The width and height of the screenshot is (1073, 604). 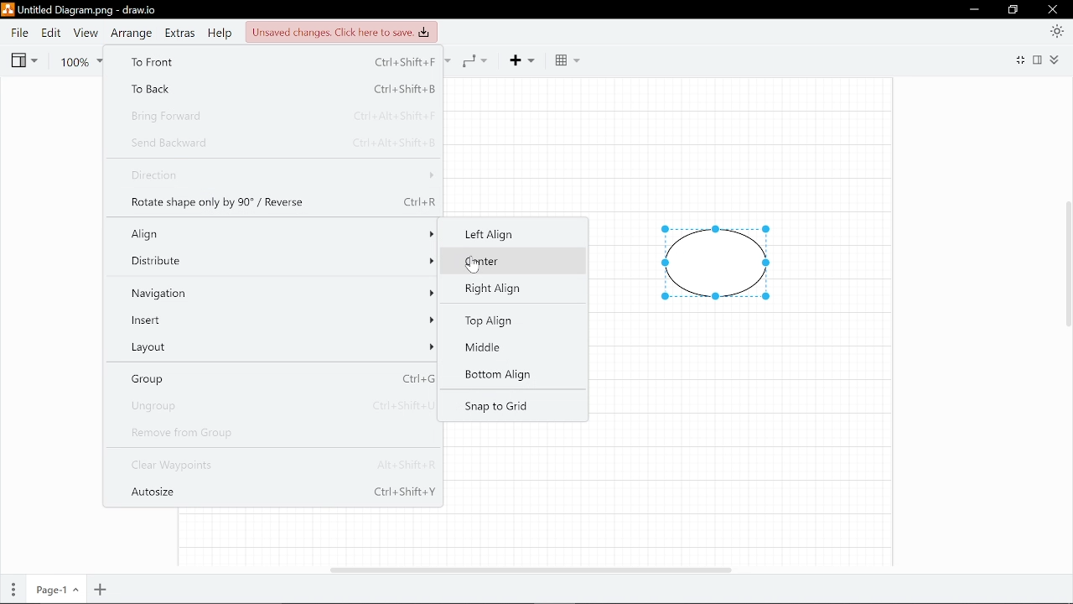 What do you see at coordinates (1013, 10) in the screenshot?
I see `Restore down` at bounding box center [1013, 10].